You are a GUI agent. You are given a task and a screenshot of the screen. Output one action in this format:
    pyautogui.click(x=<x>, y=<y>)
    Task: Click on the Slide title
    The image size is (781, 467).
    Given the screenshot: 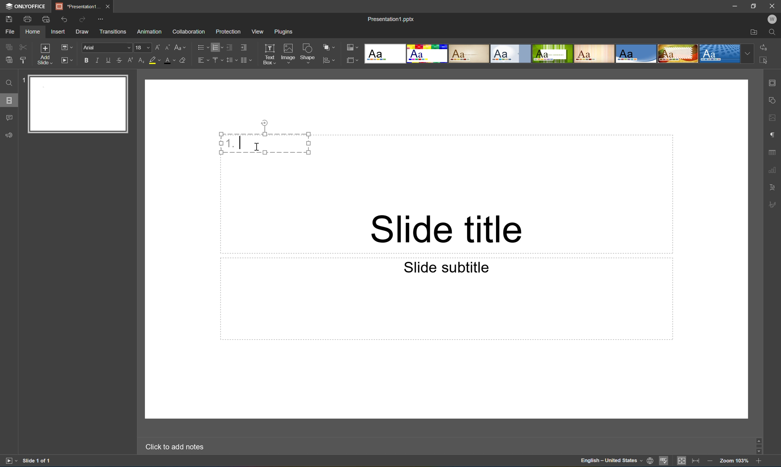 What is the action you would take?
    pyautogui.click(x=446, y=229)
    